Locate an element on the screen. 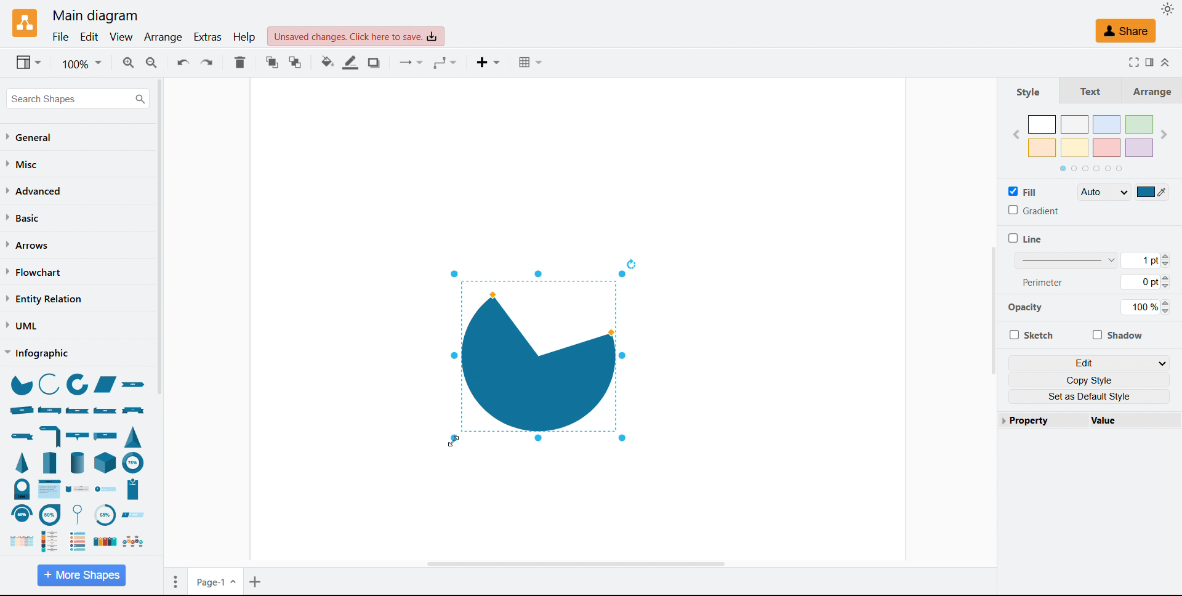  Horizontal scroll bar is located at coordinates (574, 563).